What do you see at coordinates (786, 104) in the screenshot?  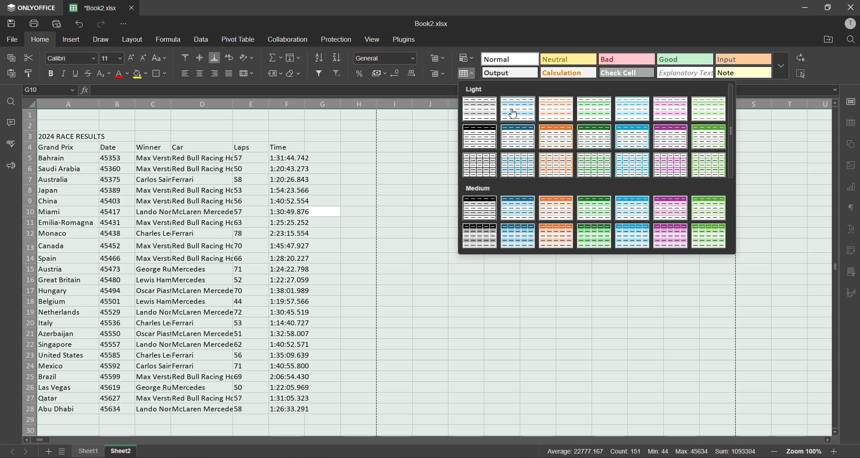 I see `column names` at bounding box center [786, 104].